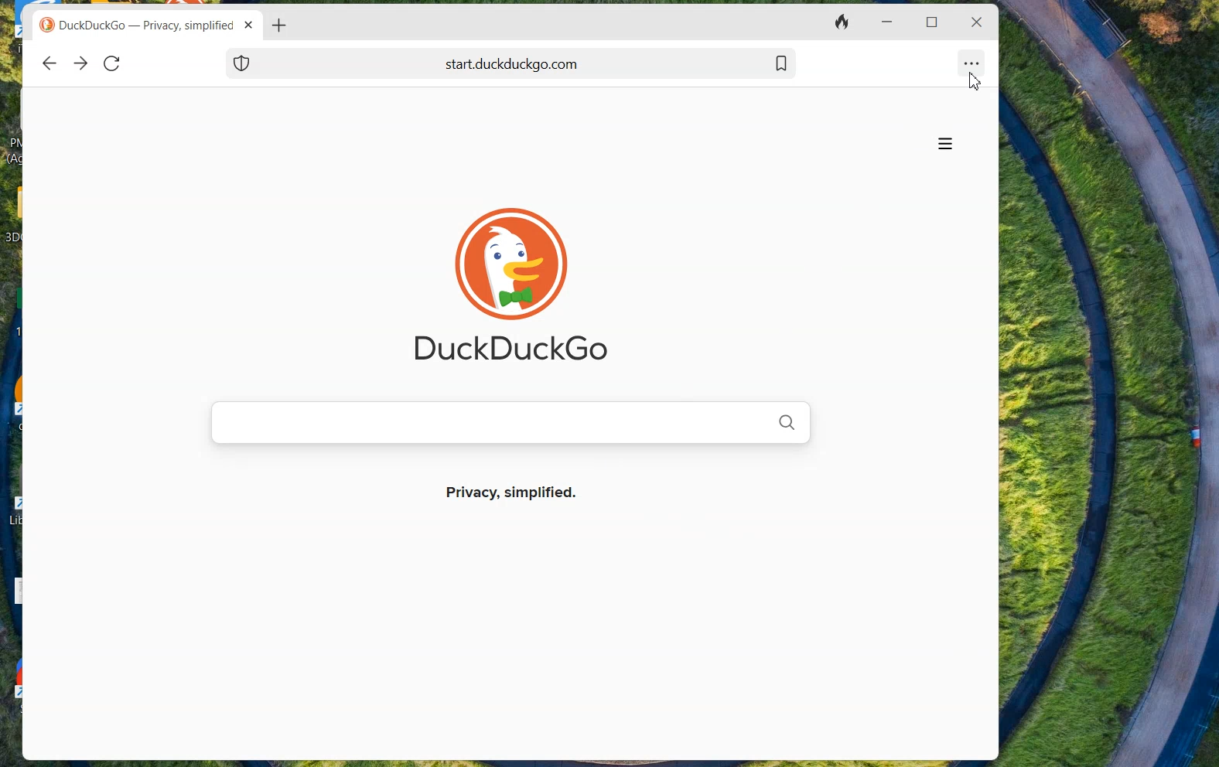 The width and height of the screenshot is (1219, 767). What do you see at coordinates (975, 22) in the screenshot?
I see `close` at bounding box center [975, 22].